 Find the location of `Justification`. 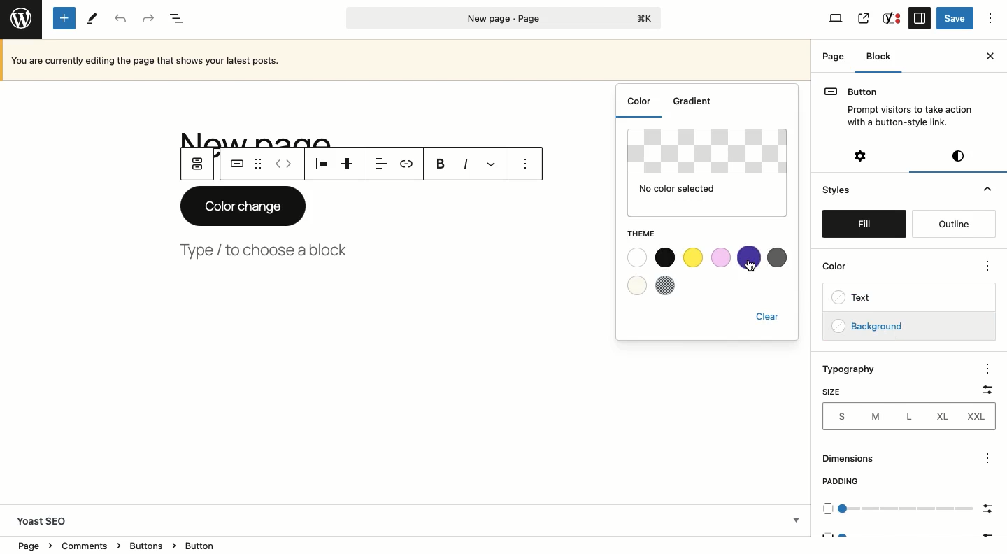

Justification is located at coordinates (348, 163).